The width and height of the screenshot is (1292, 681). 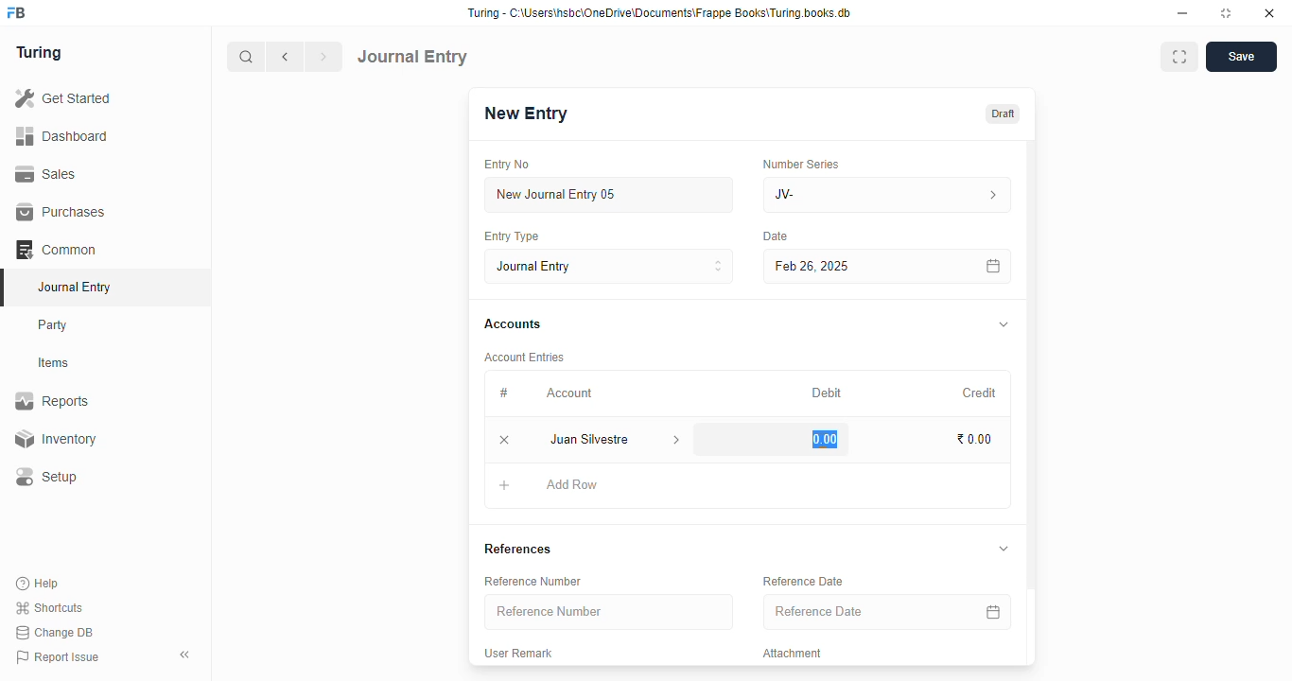 I want to click on add, so click(x=505, y=488).